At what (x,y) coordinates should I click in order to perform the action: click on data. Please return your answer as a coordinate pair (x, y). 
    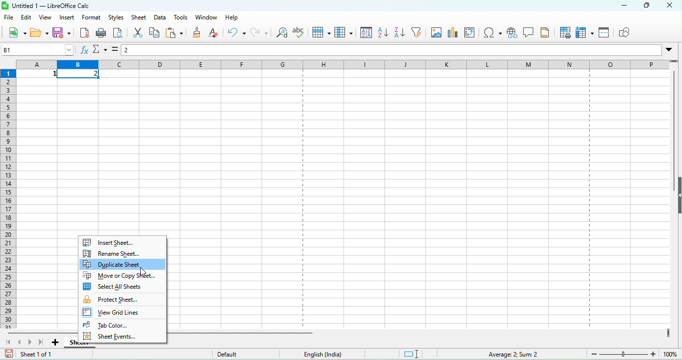
    Looking at the image, I should click on (161, 16).